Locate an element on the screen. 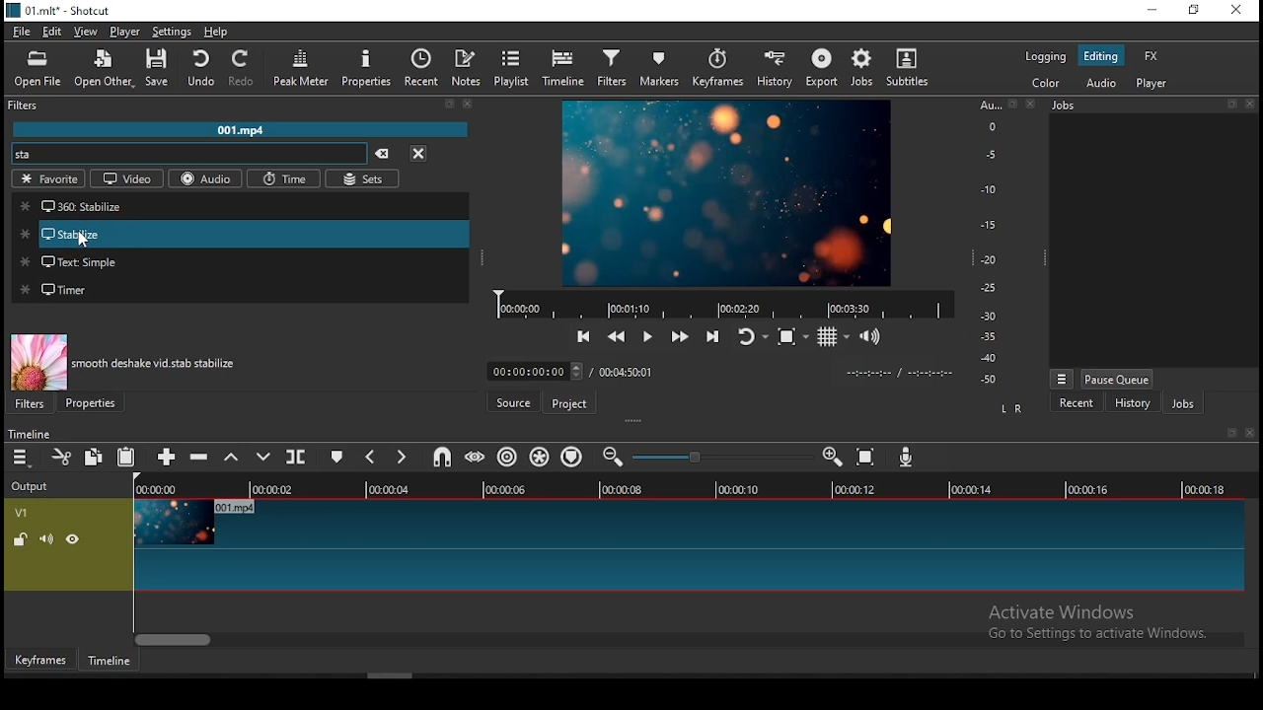 Image resolution: width=1263 pixels, height=710 pixels. Properties is located at coordinates (368, 69).